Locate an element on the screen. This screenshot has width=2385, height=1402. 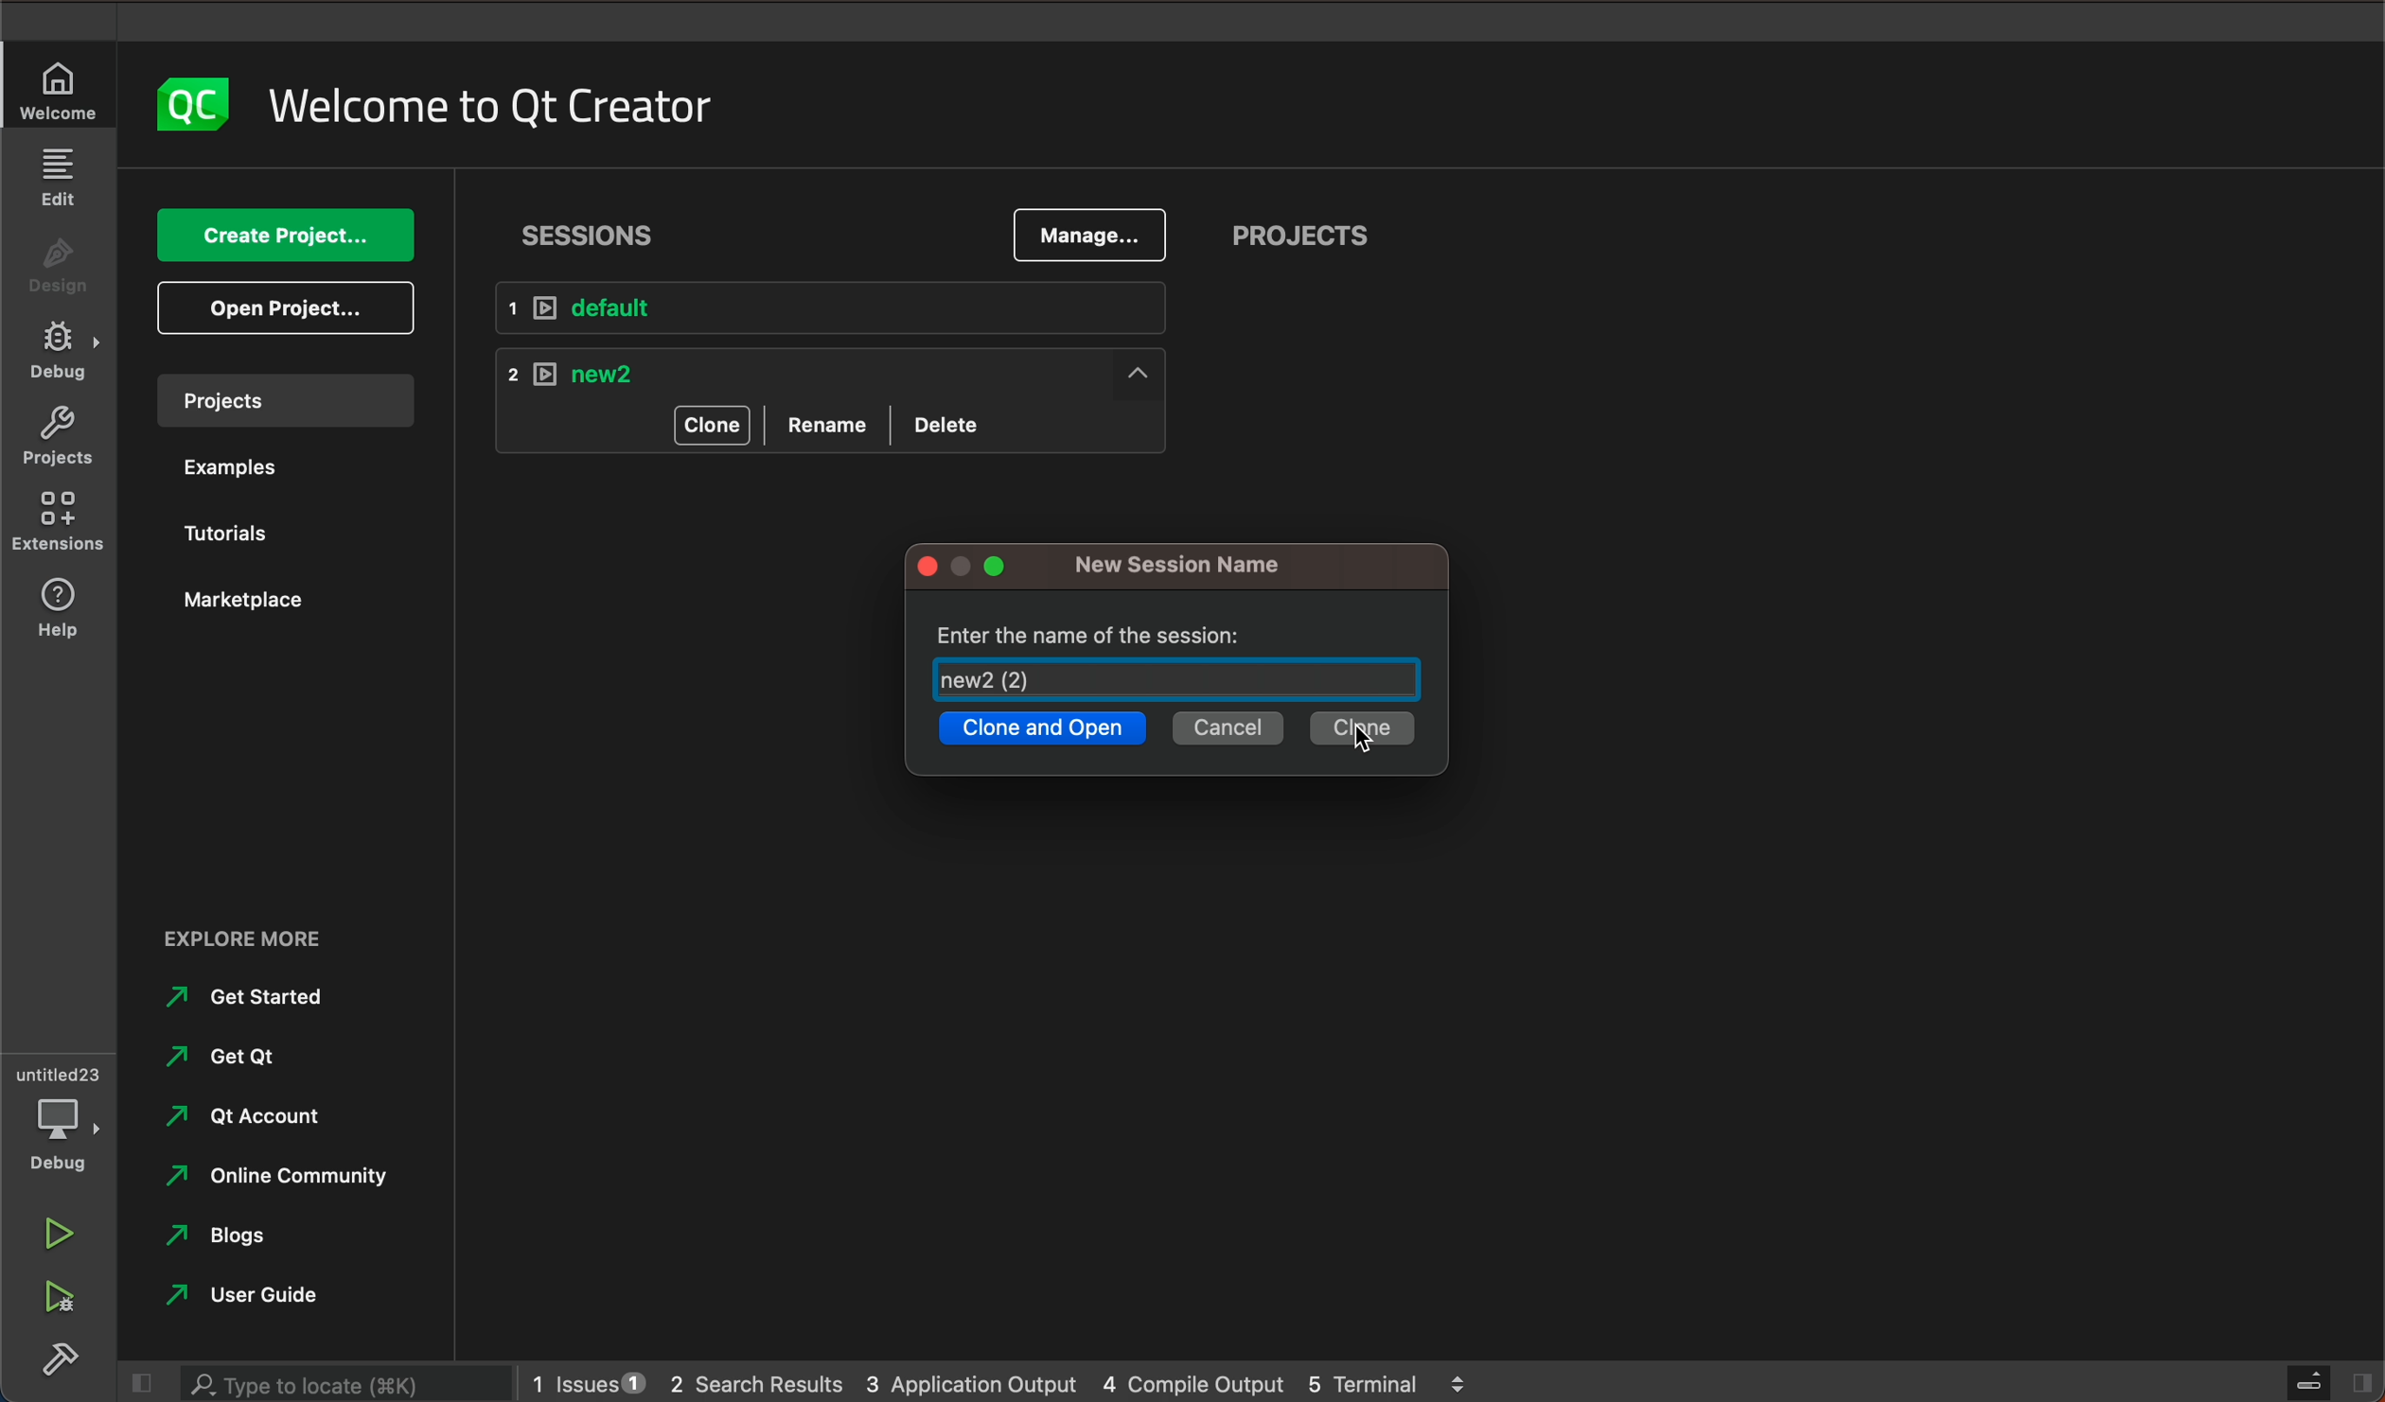
examples is located at coordinates (218, 468).